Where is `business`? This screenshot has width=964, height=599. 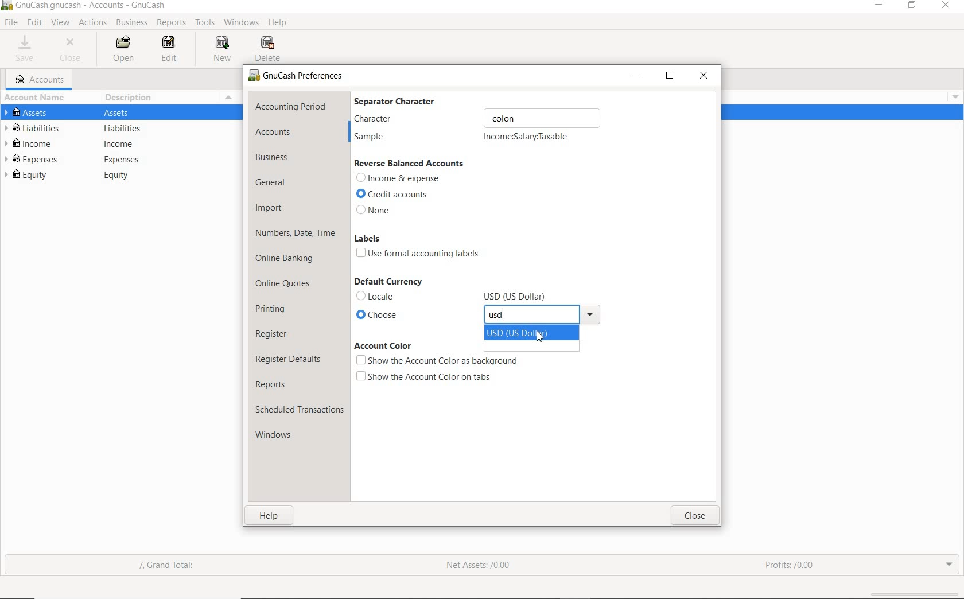
business is located at coordinates (275, 158).